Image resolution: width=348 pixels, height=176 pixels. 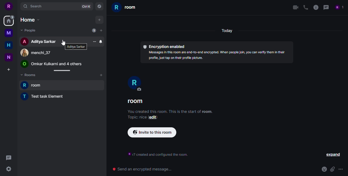 What do you see at coordinates (134, 83) in the screenshot?
I see `profile pic` at bounding box center [134, 83].